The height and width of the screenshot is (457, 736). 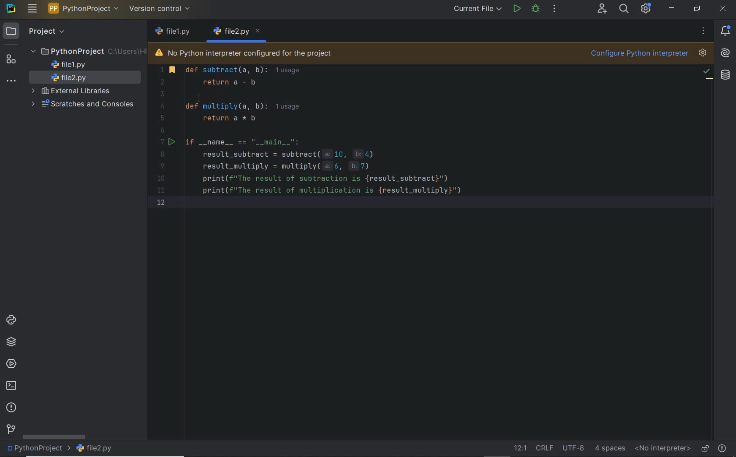 What do you see at coordinates (158, 137) in the screenshot?
I see `Numbers` at bounding box center [158, 137].